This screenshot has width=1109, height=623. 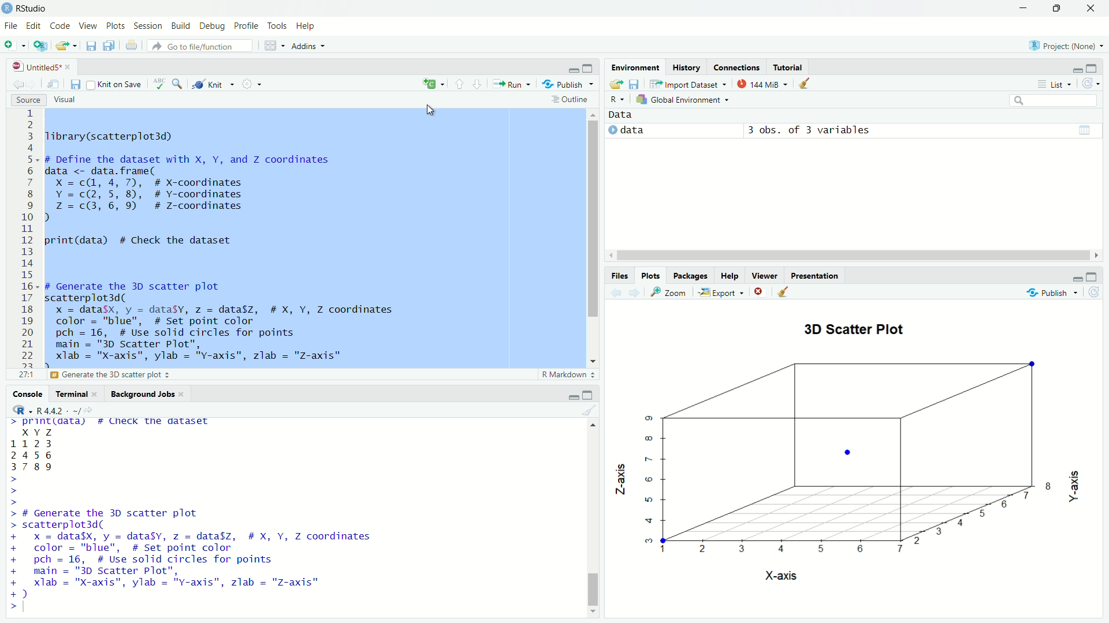 What do you see at coordinates (574, 396) in the screenshot?
I see `minimize` at bounding box center [574, 396].